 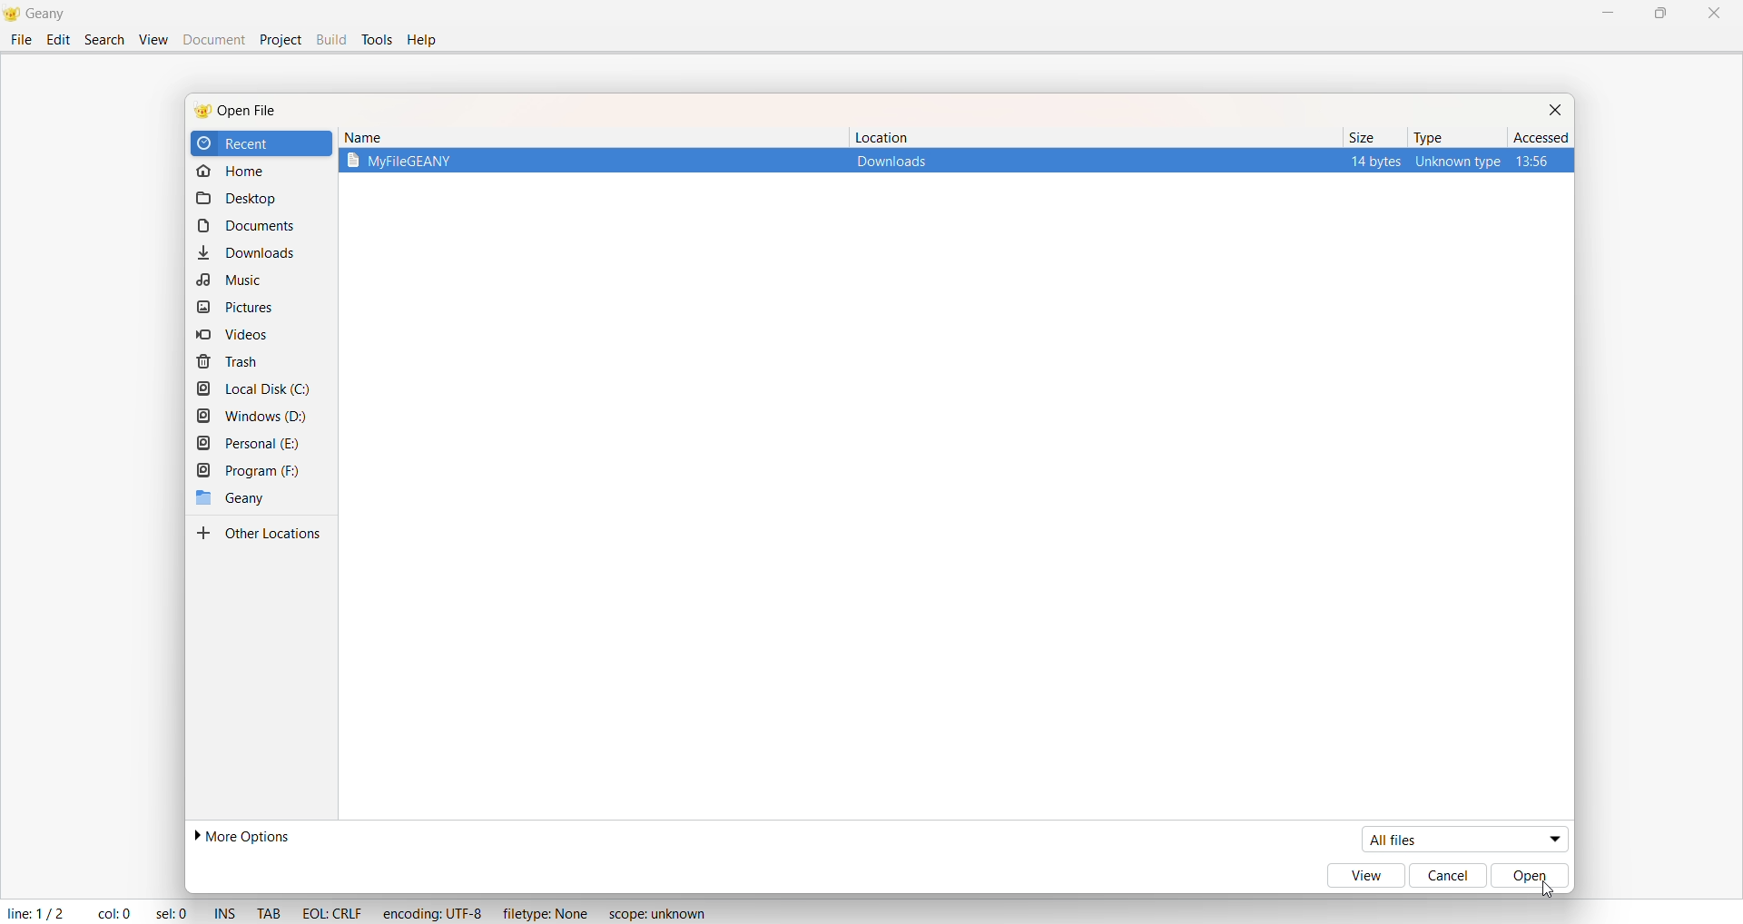 I want to click on download, so click(x=247, y=251).